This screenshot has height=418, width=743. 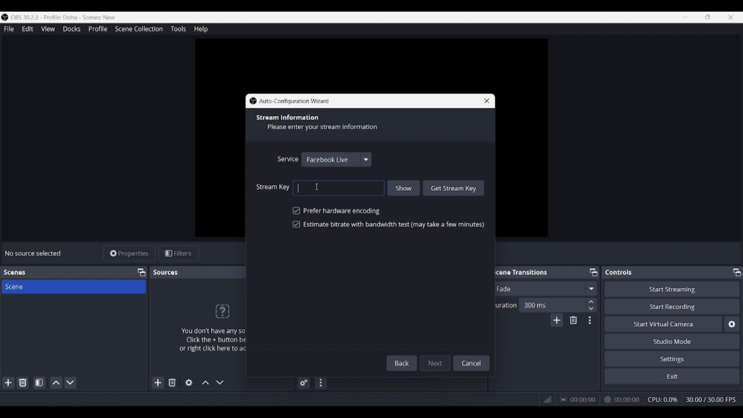 I want to click on Panel title, so click(x=520, y=272).